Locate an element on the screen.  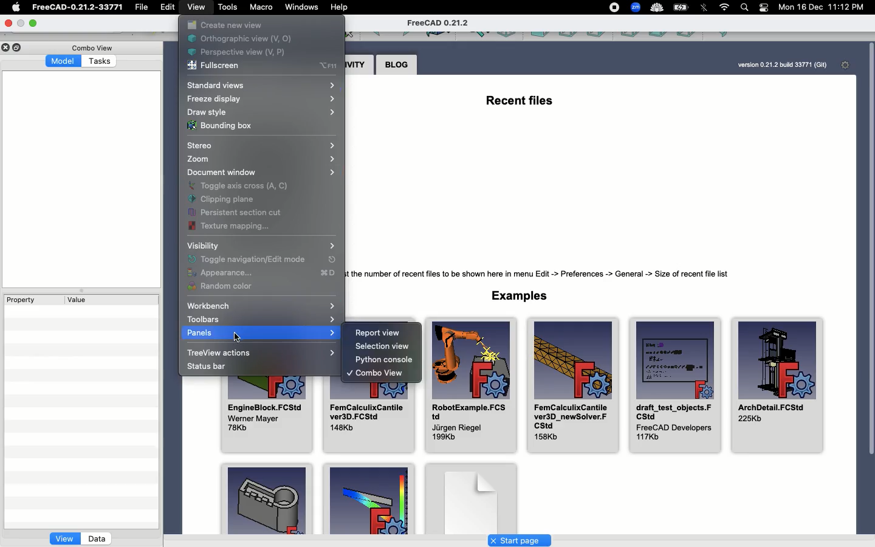
Tip: Adjust the number of recent files to be shown here in menu Edit -> Preferences -> General -> Size of recent file list is located at coordinates (549, 272).